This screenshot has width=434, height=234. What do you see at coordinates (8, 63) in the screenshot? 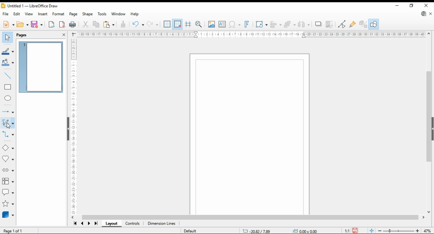
I see `fill color` at bounding box center [8, 63].